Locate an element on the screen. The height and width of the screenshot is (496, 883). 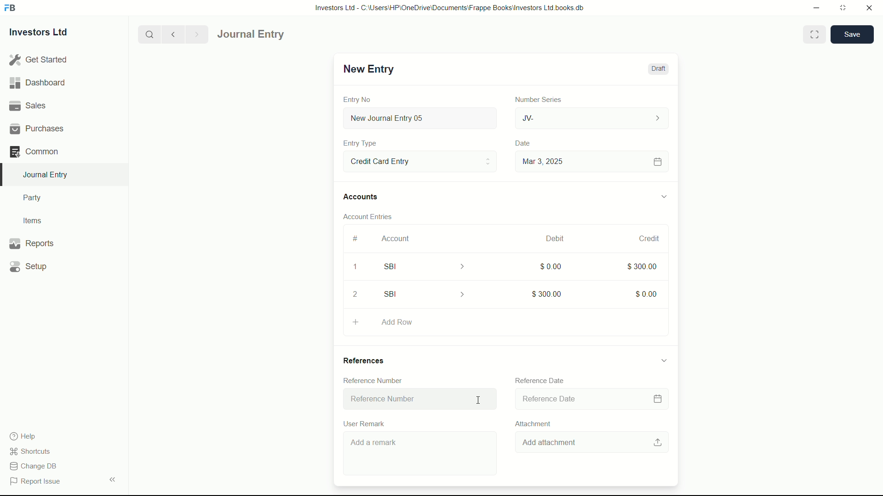
Draft is located at coordinates (658, 69).